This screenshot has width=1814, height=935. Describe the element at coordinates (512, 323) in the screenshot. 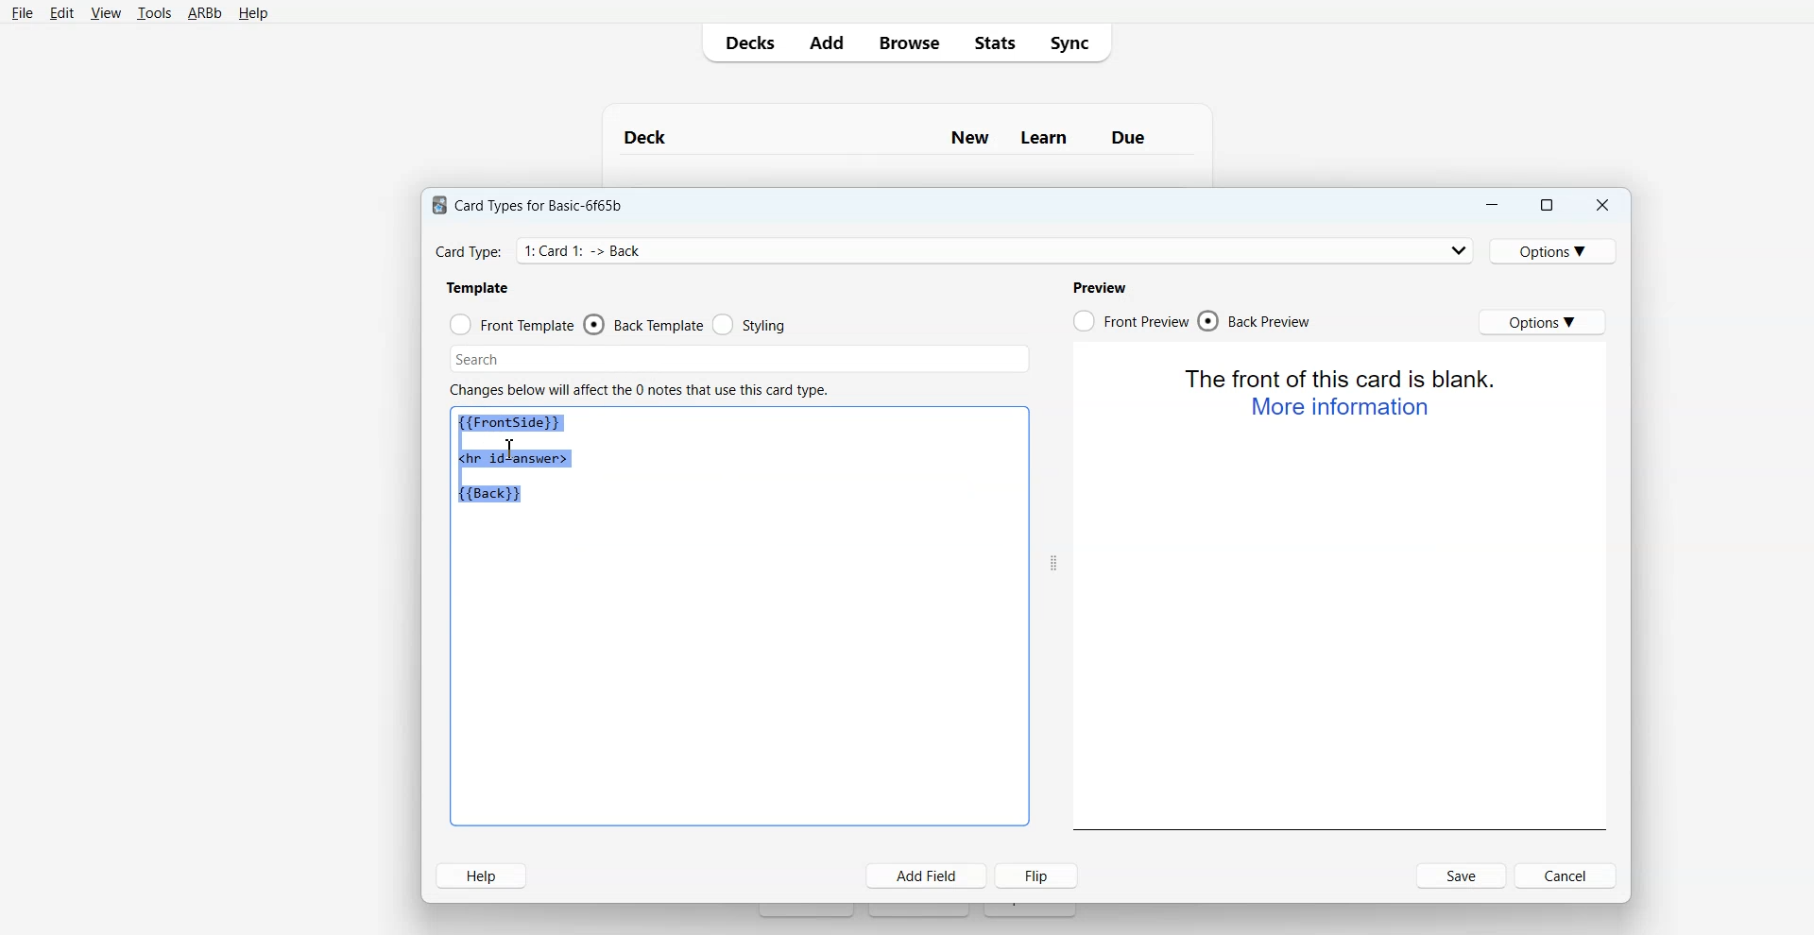

I see `Front Template` at that location.